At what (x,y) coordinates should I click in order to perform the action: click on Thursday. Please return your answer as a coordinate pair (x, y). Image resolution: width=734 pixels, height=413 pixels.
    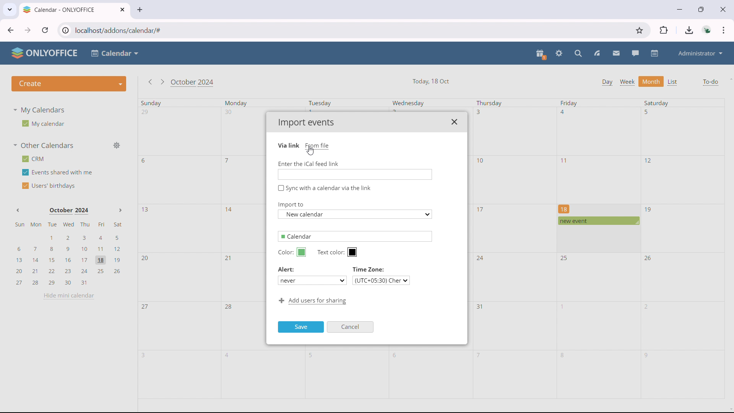
    Looking at the image, I should click on (489, 103).